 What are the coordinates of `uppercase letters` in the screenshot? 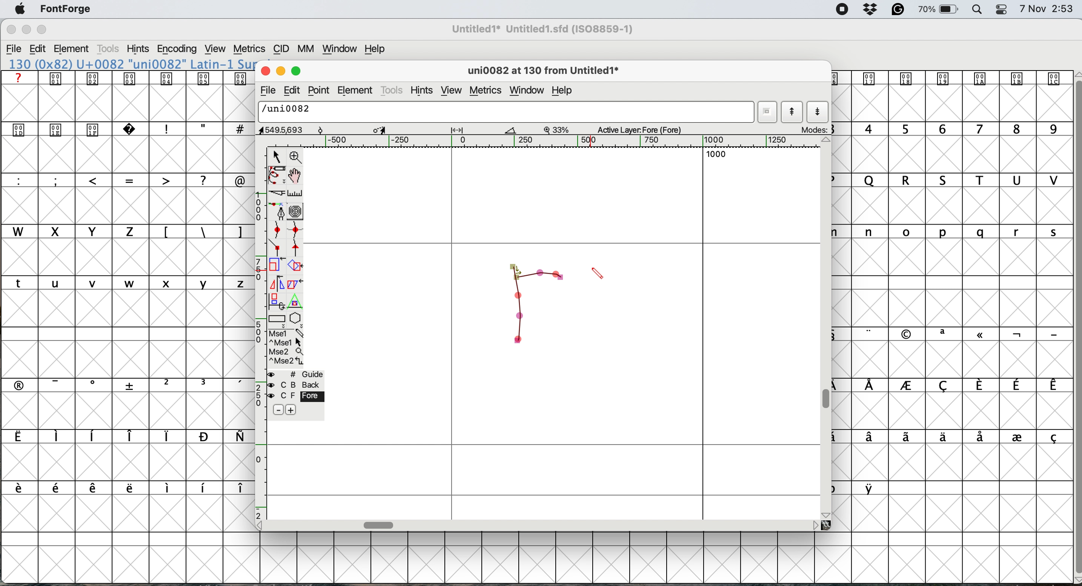 It's located at (952, 181).